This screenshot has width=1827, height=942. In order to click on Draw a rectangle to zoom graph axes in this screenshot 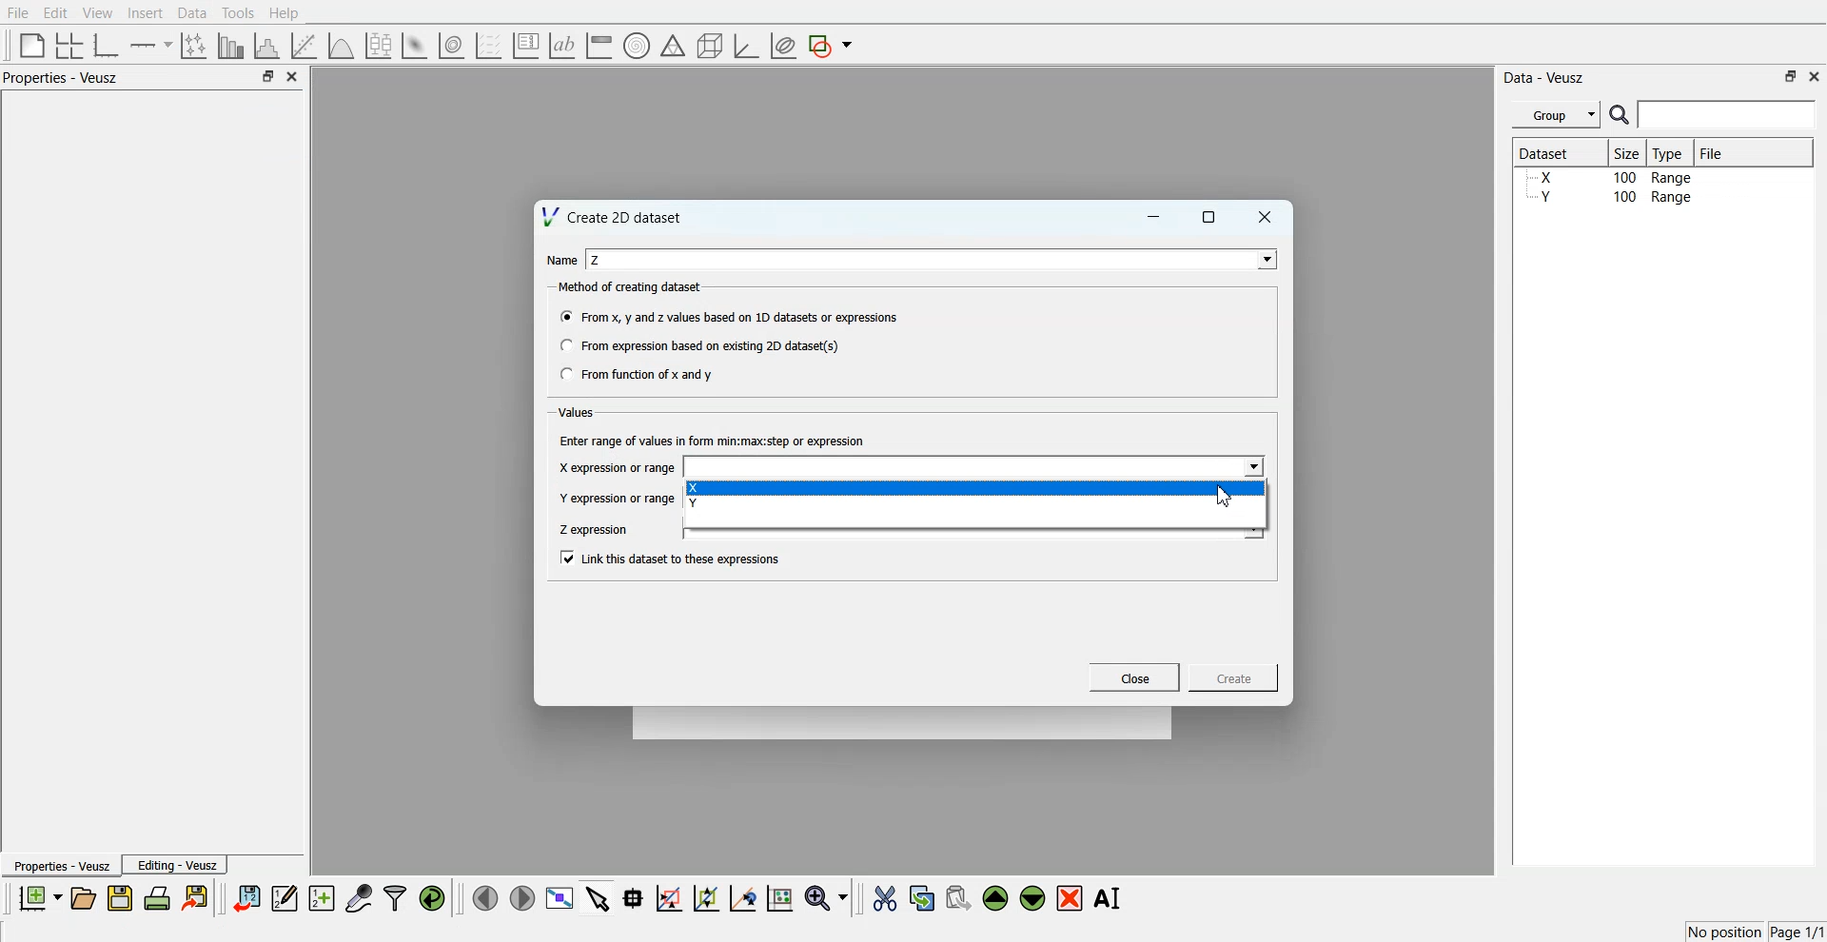, I will do `click(668, 898)`.